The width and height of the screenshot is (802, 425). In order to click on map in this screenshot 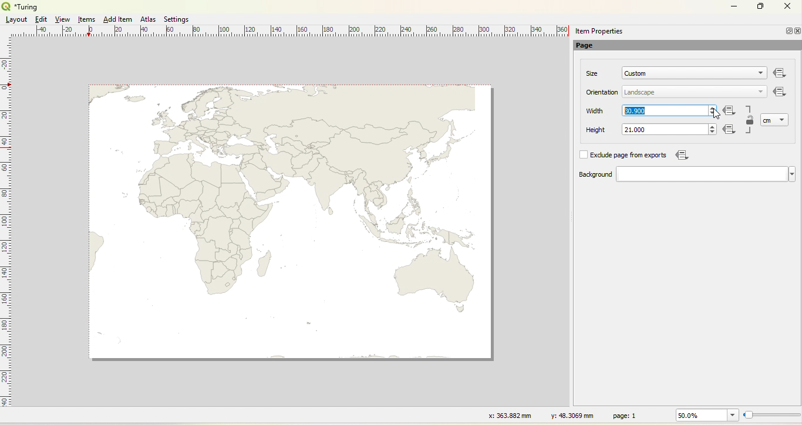, I will do `click(294, 225)`.